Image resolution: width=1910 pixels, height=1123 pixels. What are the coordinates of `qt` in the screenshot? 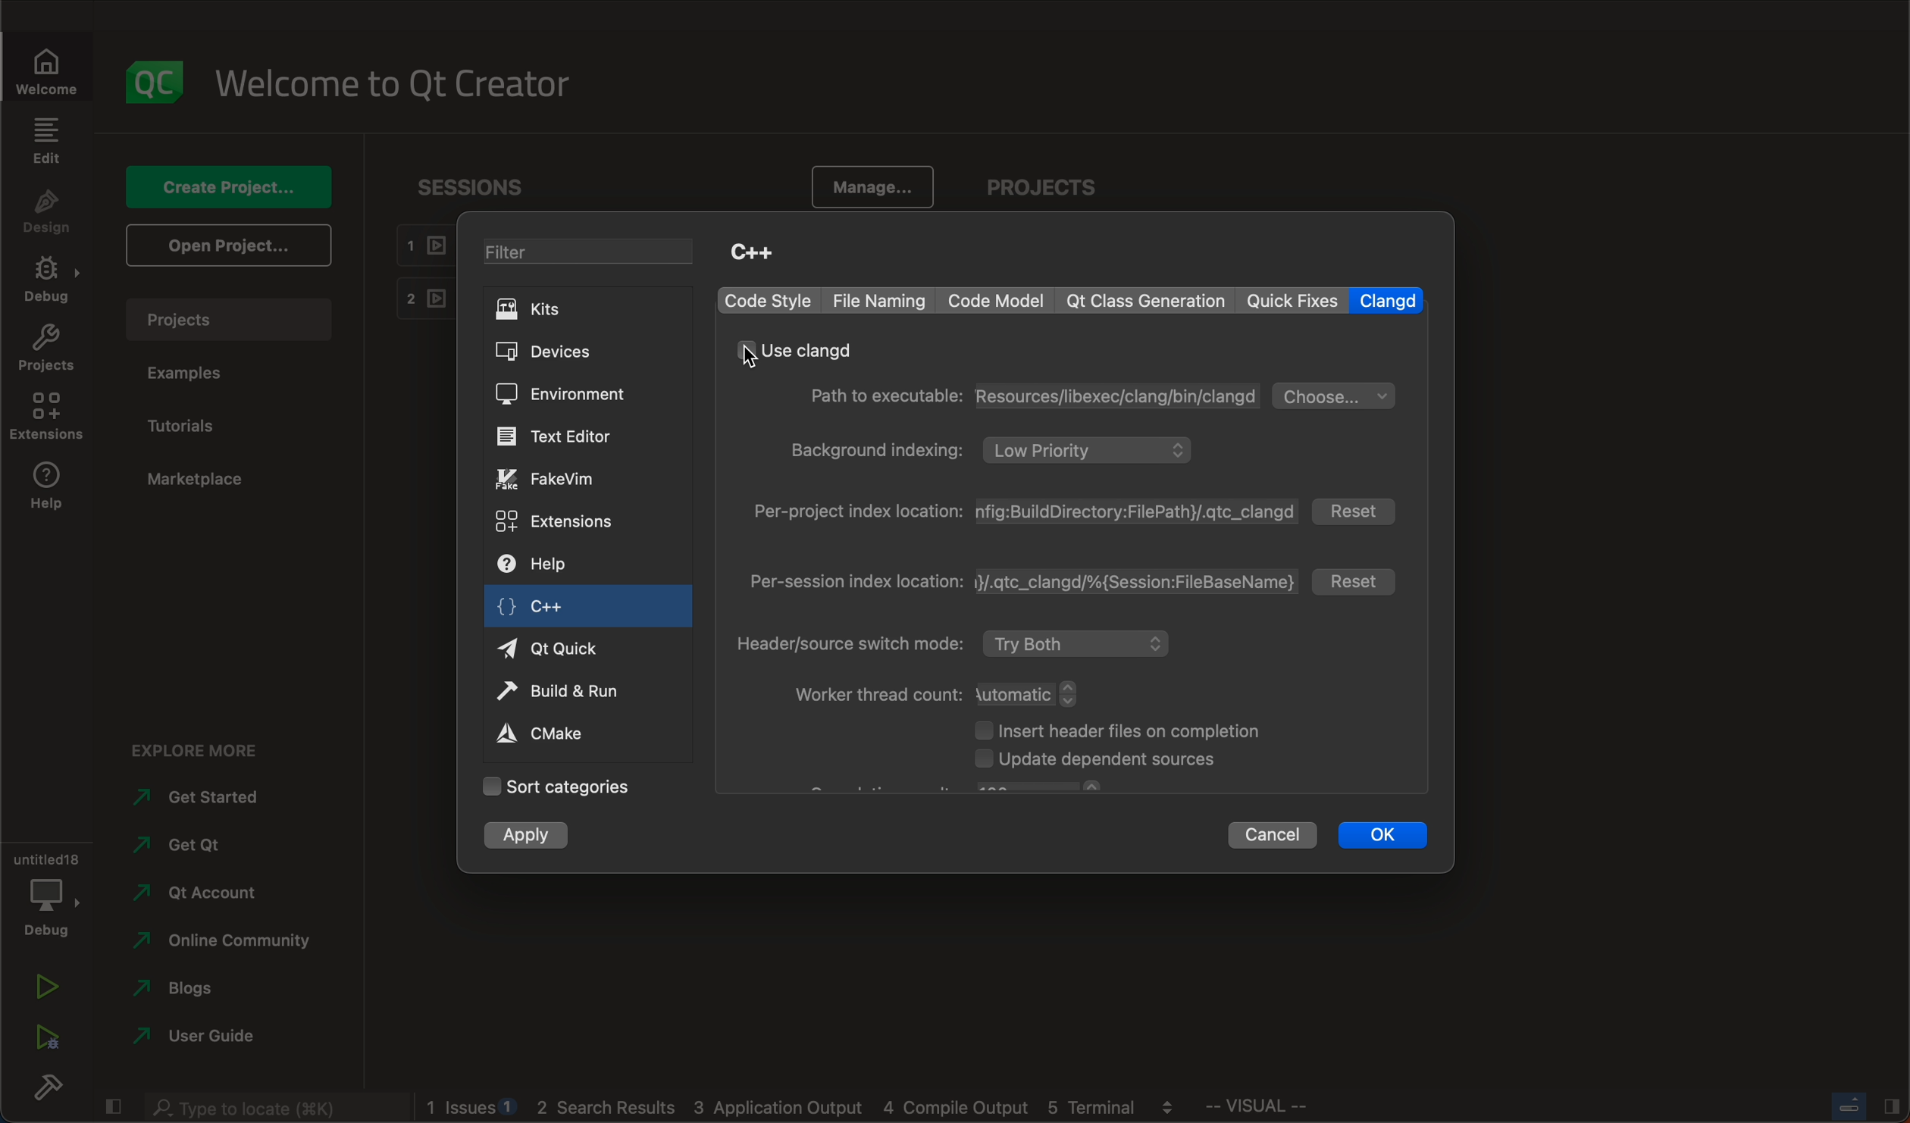 It's located at (1148, 302).